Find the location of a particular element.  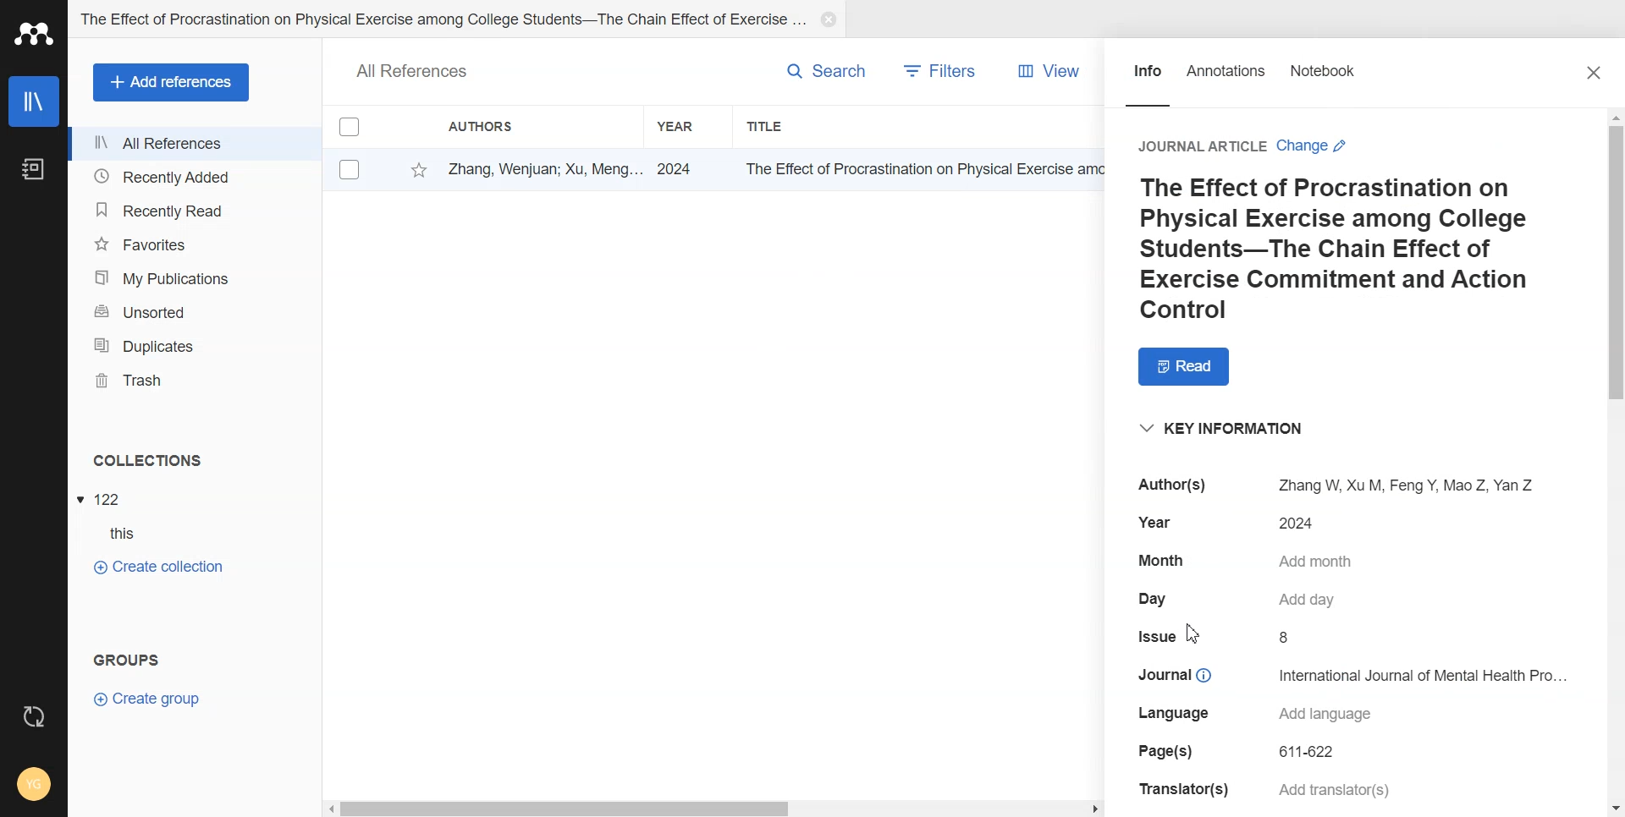

Check box is located at coordinates (350, 131).